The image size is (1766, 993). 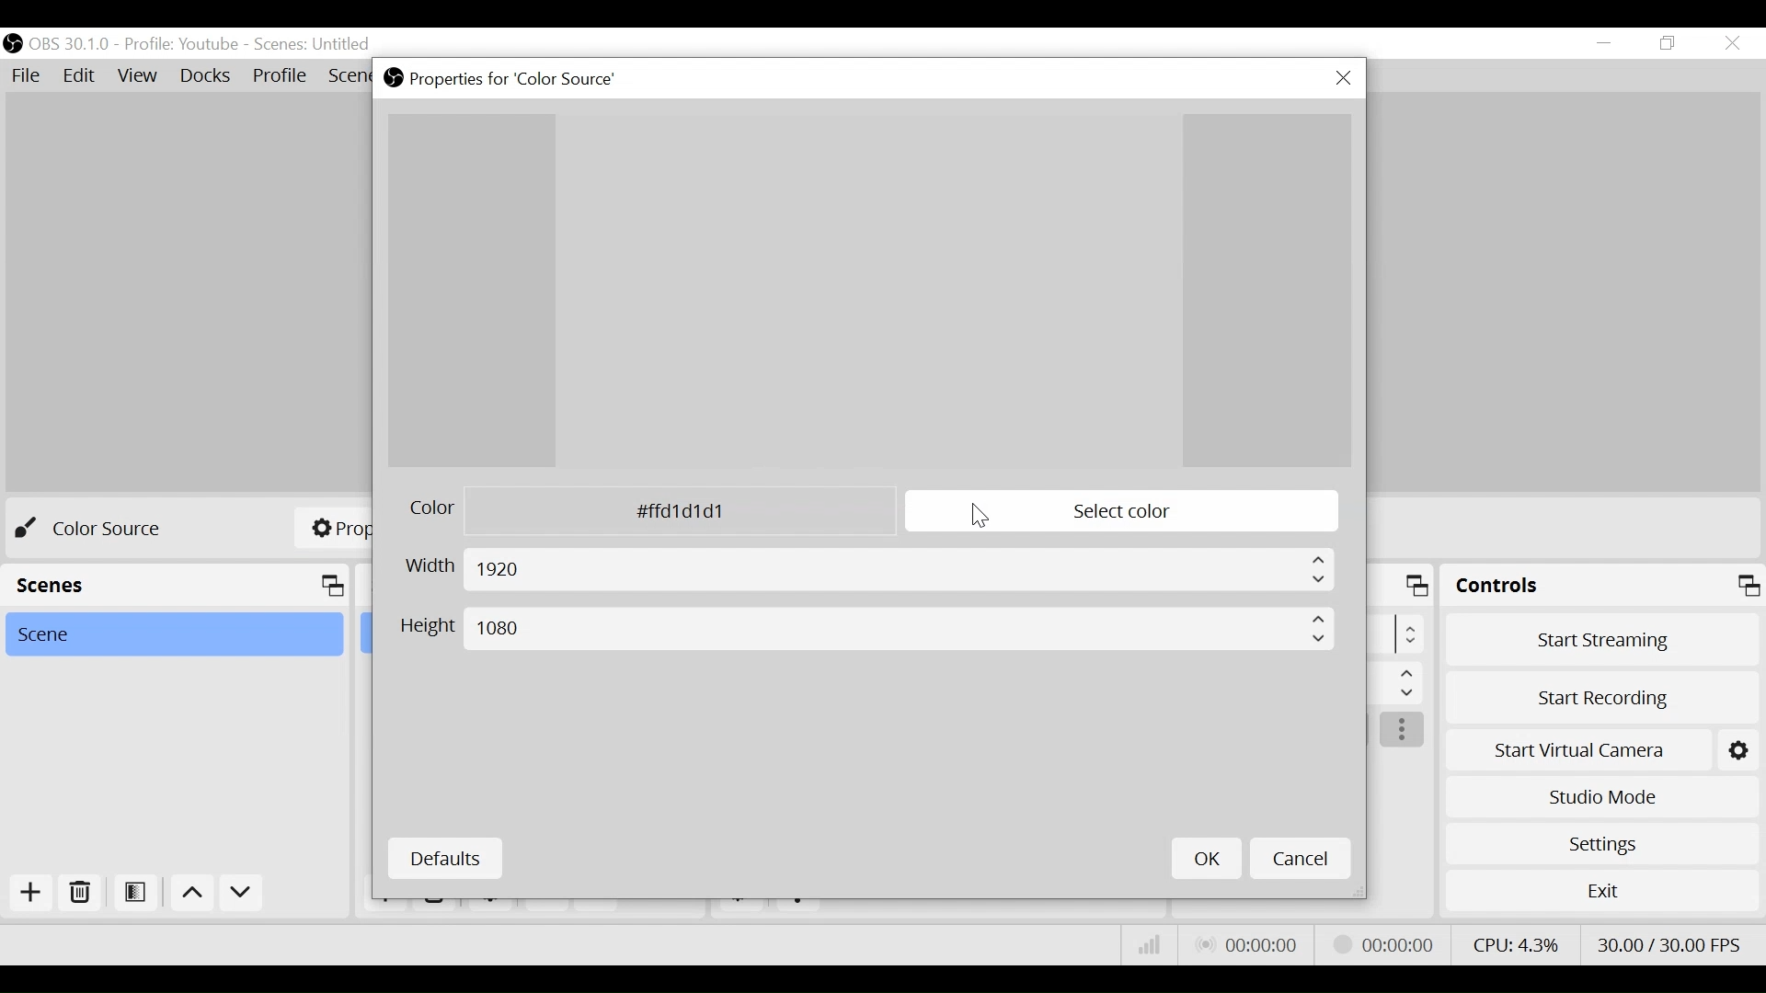 I want to click on Start Virtual Camera, so click(x=1602, y=751).